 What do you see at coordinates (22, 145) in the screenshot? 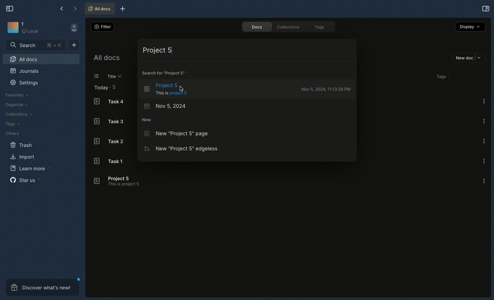
I see `Trash` at bounding box center [22, 145].